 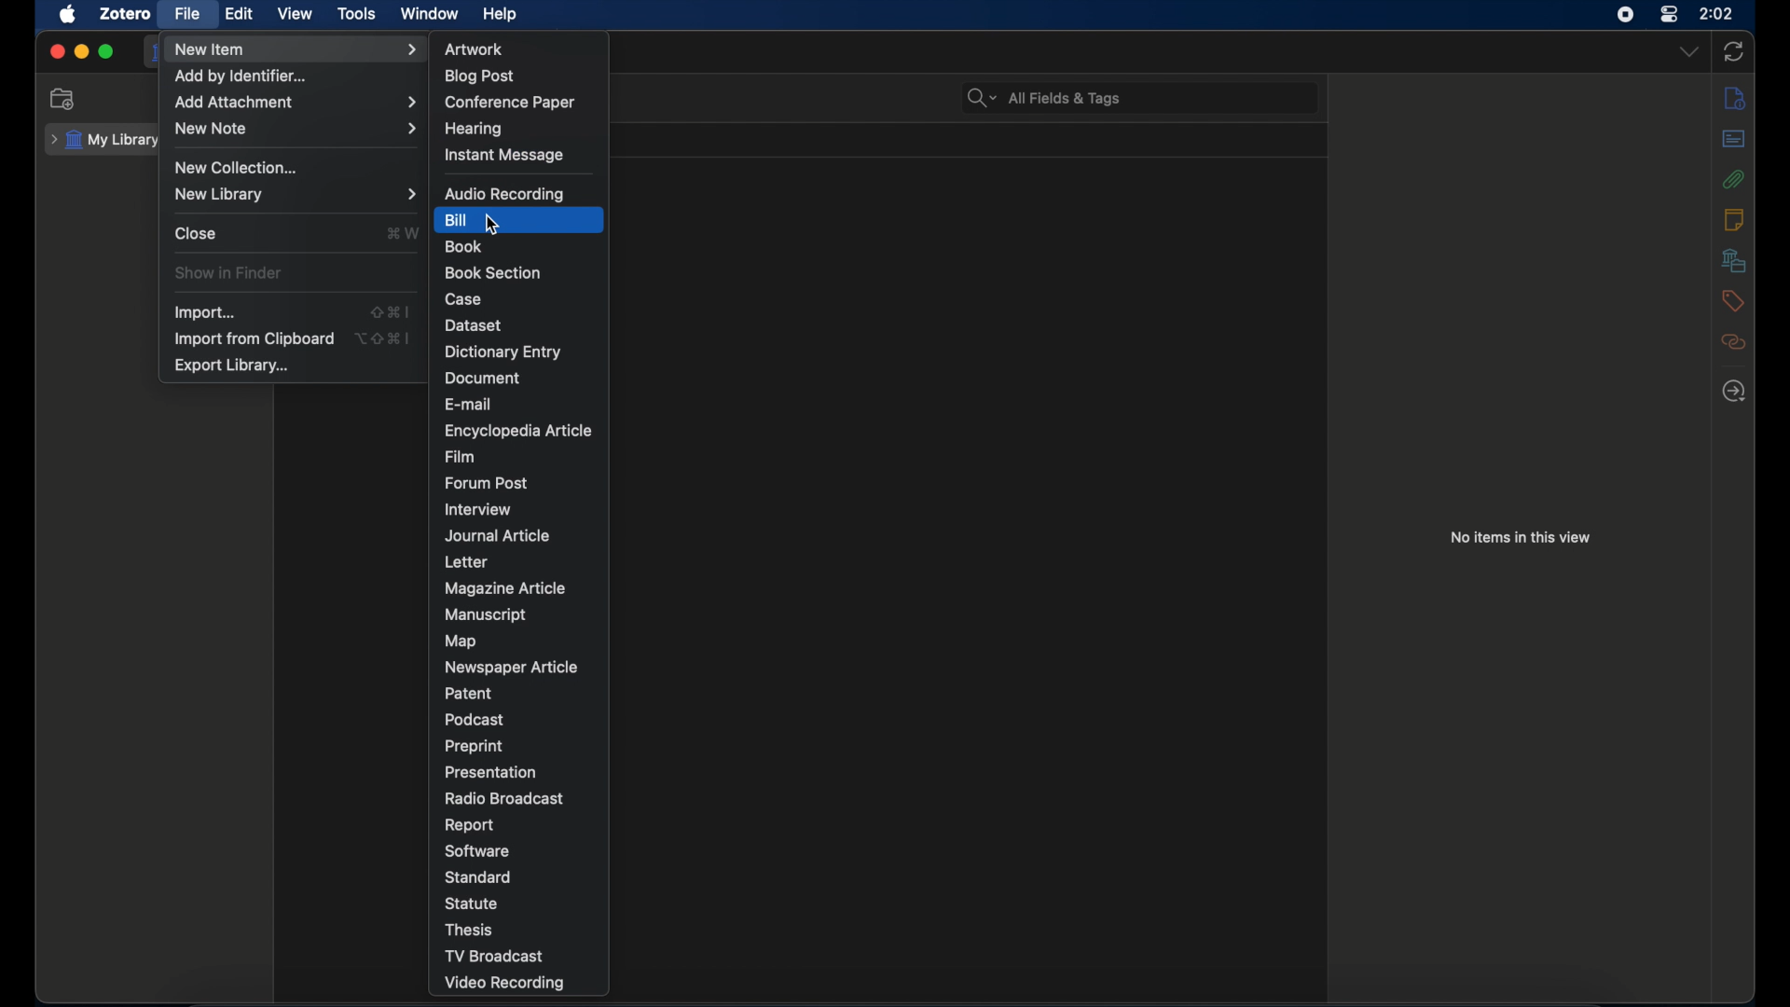 What do you see at coordinates (496, 273) in the screenshot?
I see `book section` at bounding box center [496, 273].